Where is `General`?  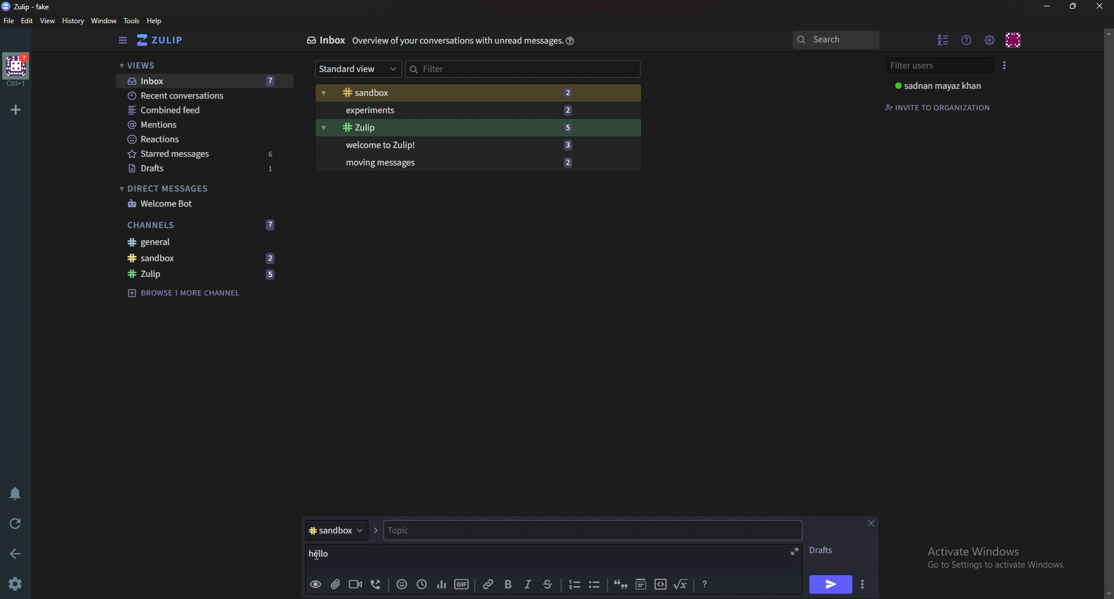 General is located at coordinates (206, 241).